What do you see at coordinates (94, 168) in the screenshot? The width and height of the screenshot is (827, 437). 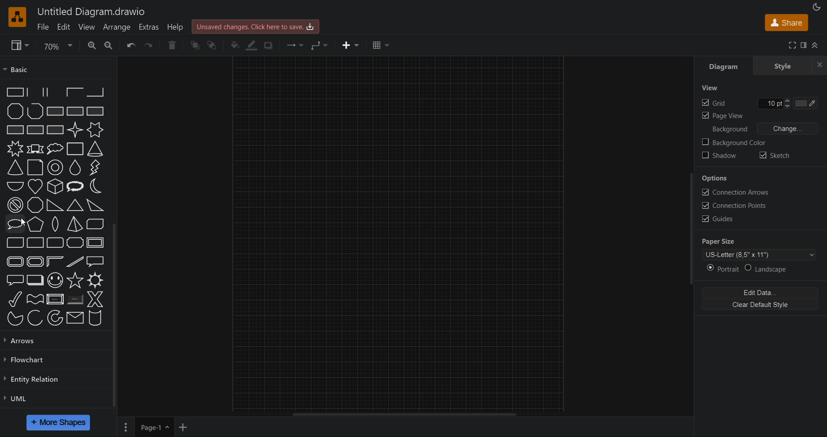 I see `Flash` at bounding box center [94, 168].